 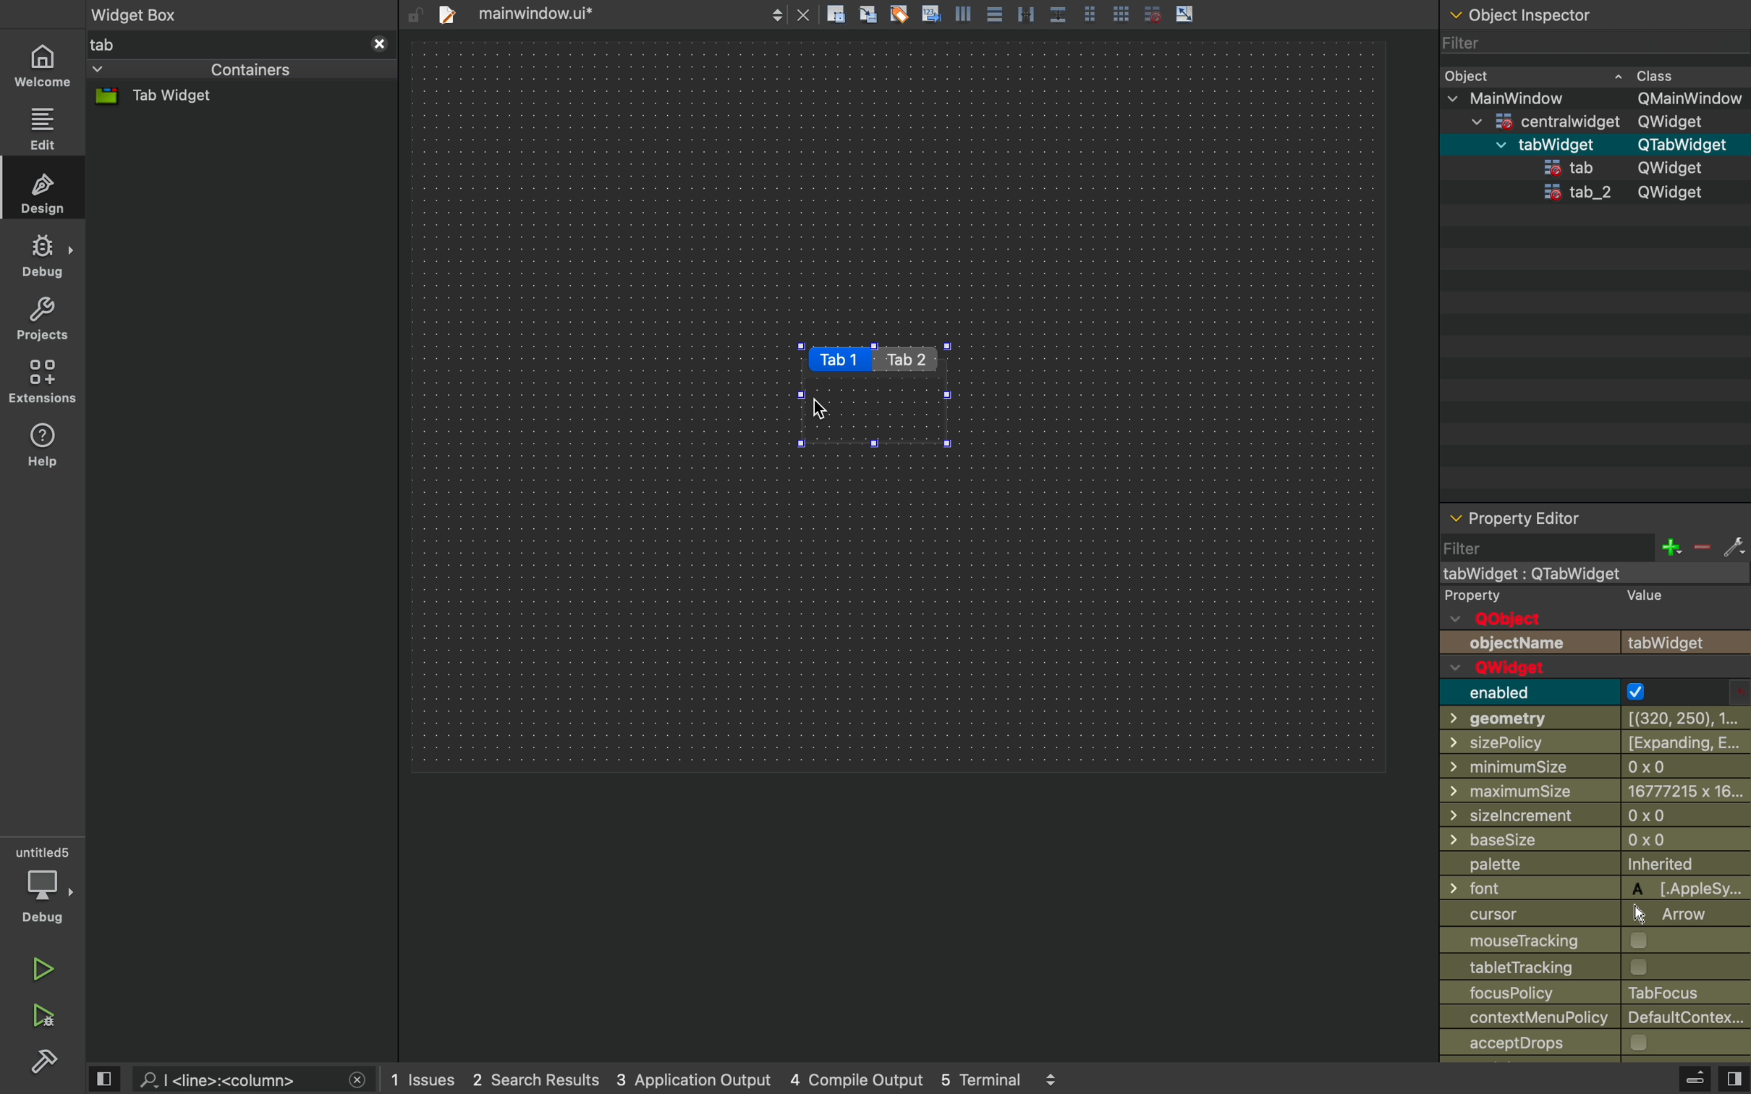 I want to click on build, so click(x=43, y=1065).